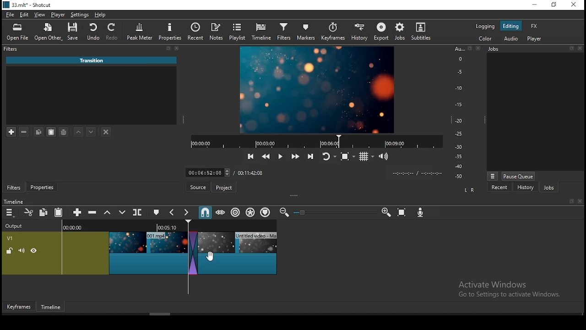 The height and width of the screenshot is (330, 586). I want to click on logging, so click(483, 26).